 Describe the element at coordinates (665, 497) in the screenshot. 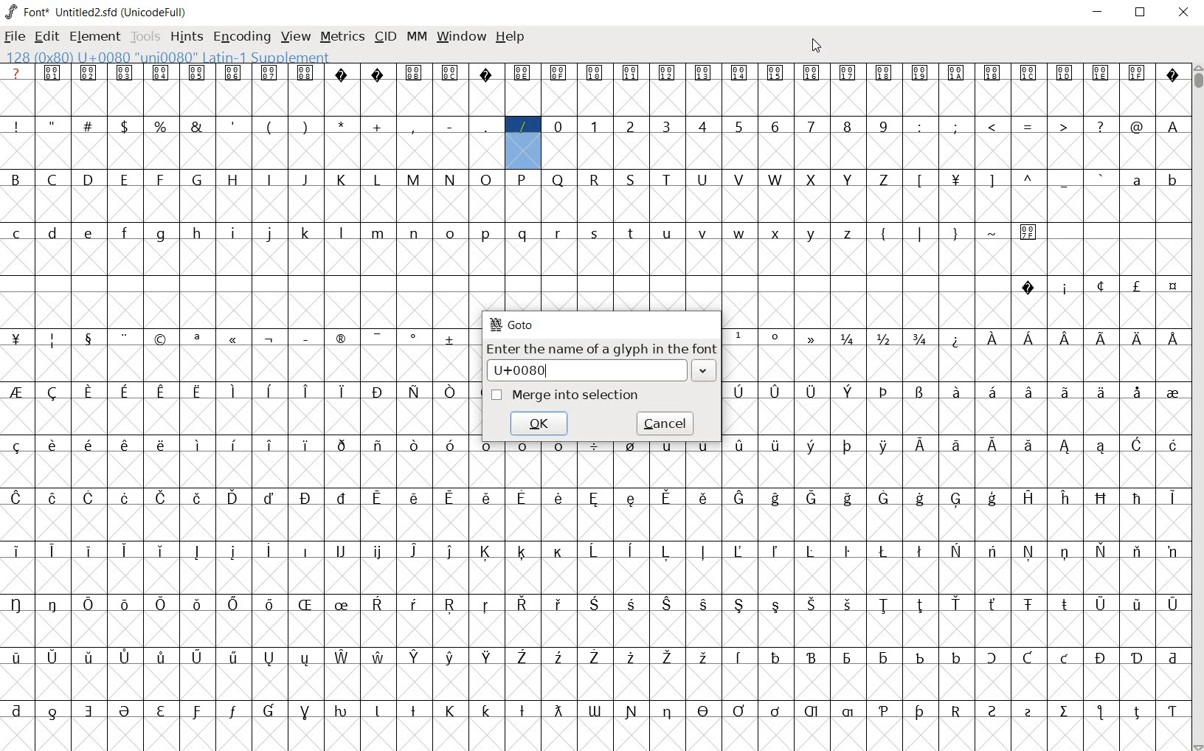

I see `glyph` at that location.